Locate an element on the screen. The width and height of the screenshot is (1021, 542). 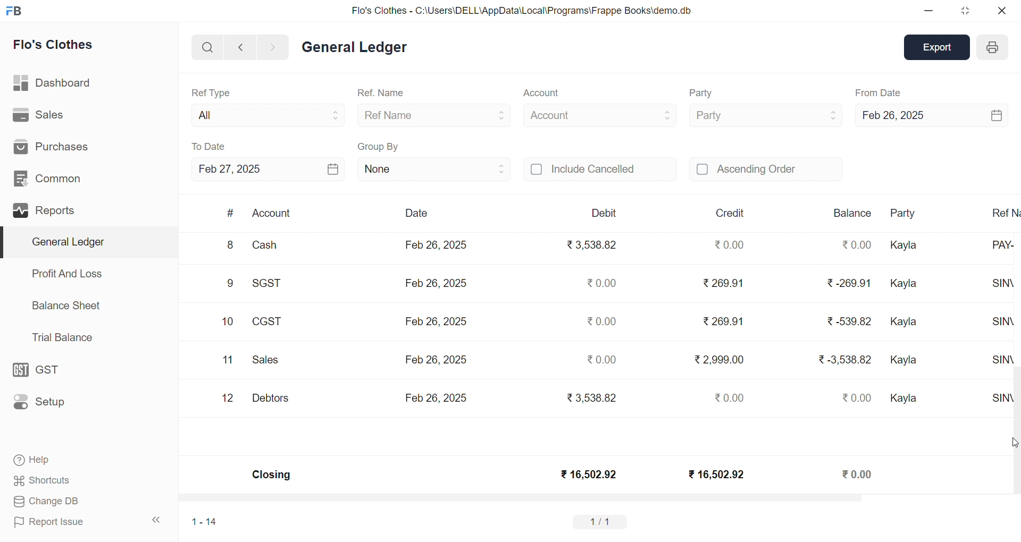
Common is located at coordinates (48, 177).